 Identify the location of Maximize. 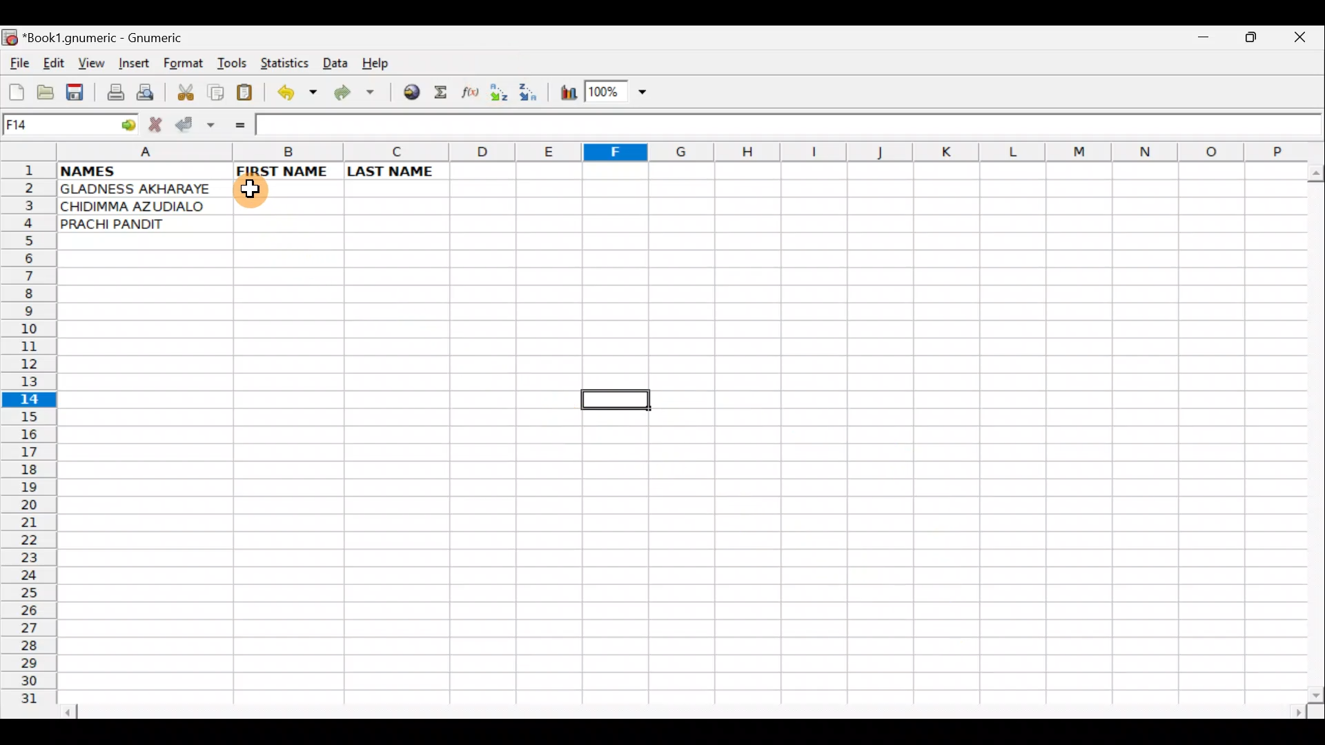
(1253, 40).